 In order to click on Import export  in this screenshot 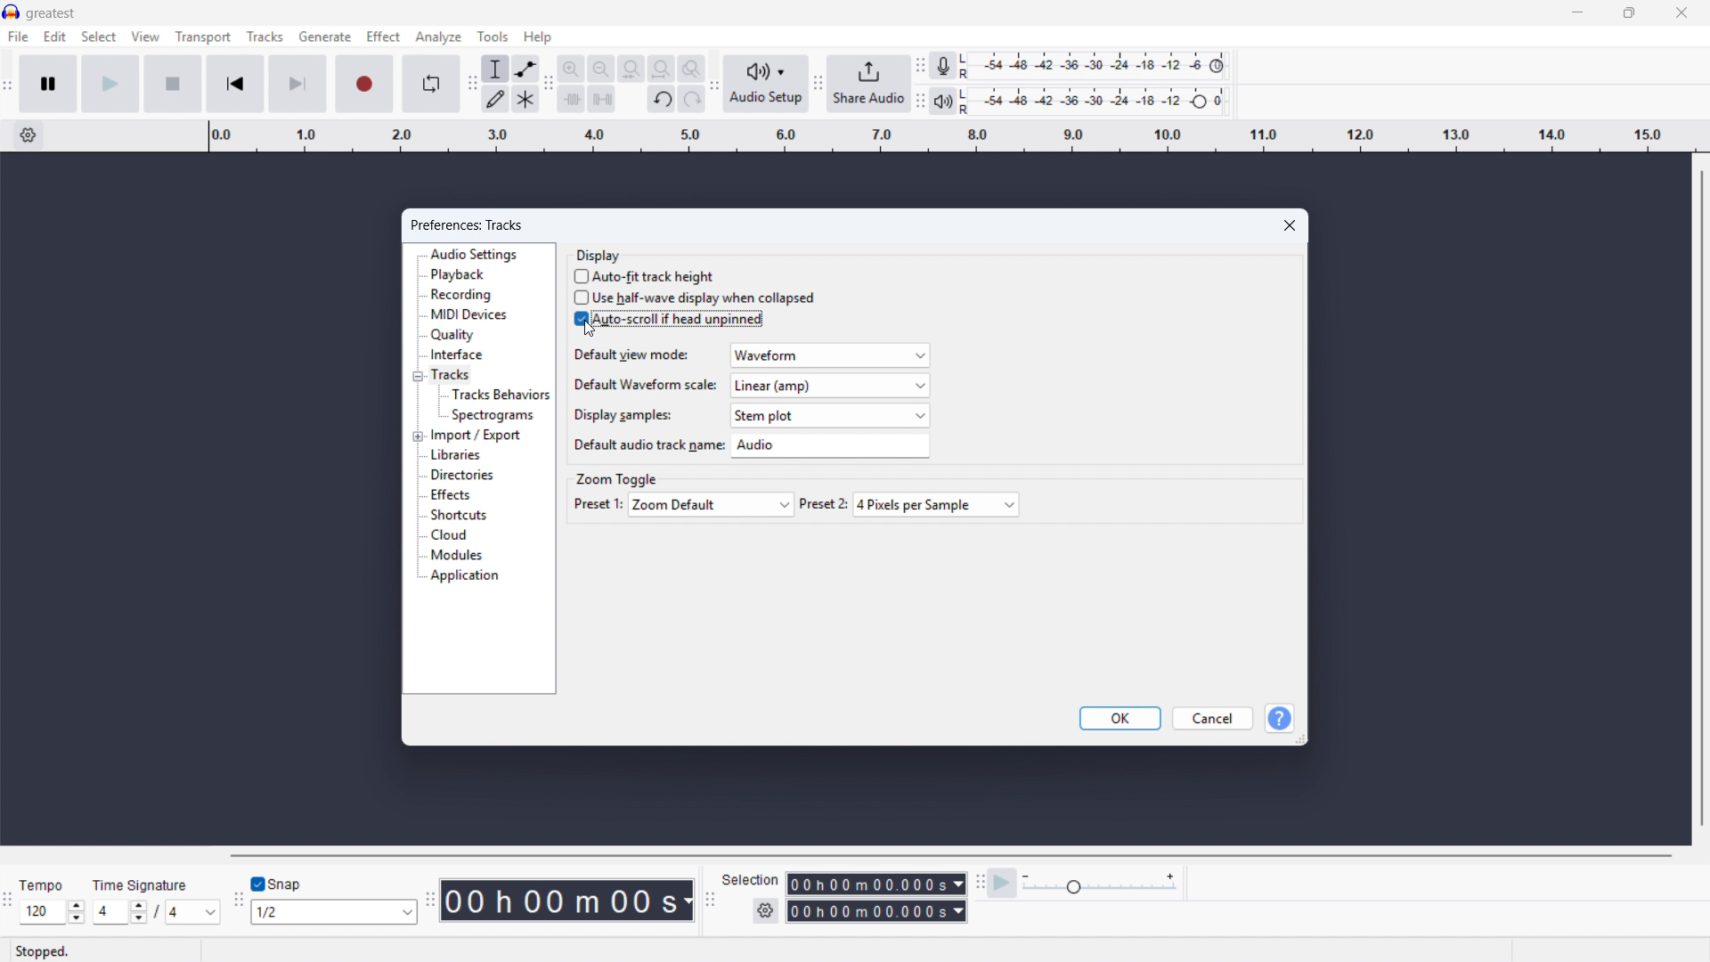, I will do `click(476, 435)`.